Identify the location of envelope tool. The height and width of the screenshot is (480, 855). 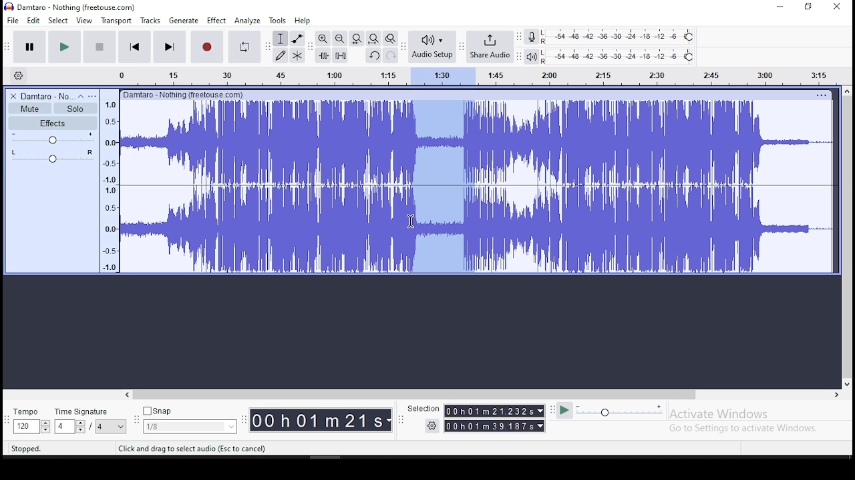
(297, 38).